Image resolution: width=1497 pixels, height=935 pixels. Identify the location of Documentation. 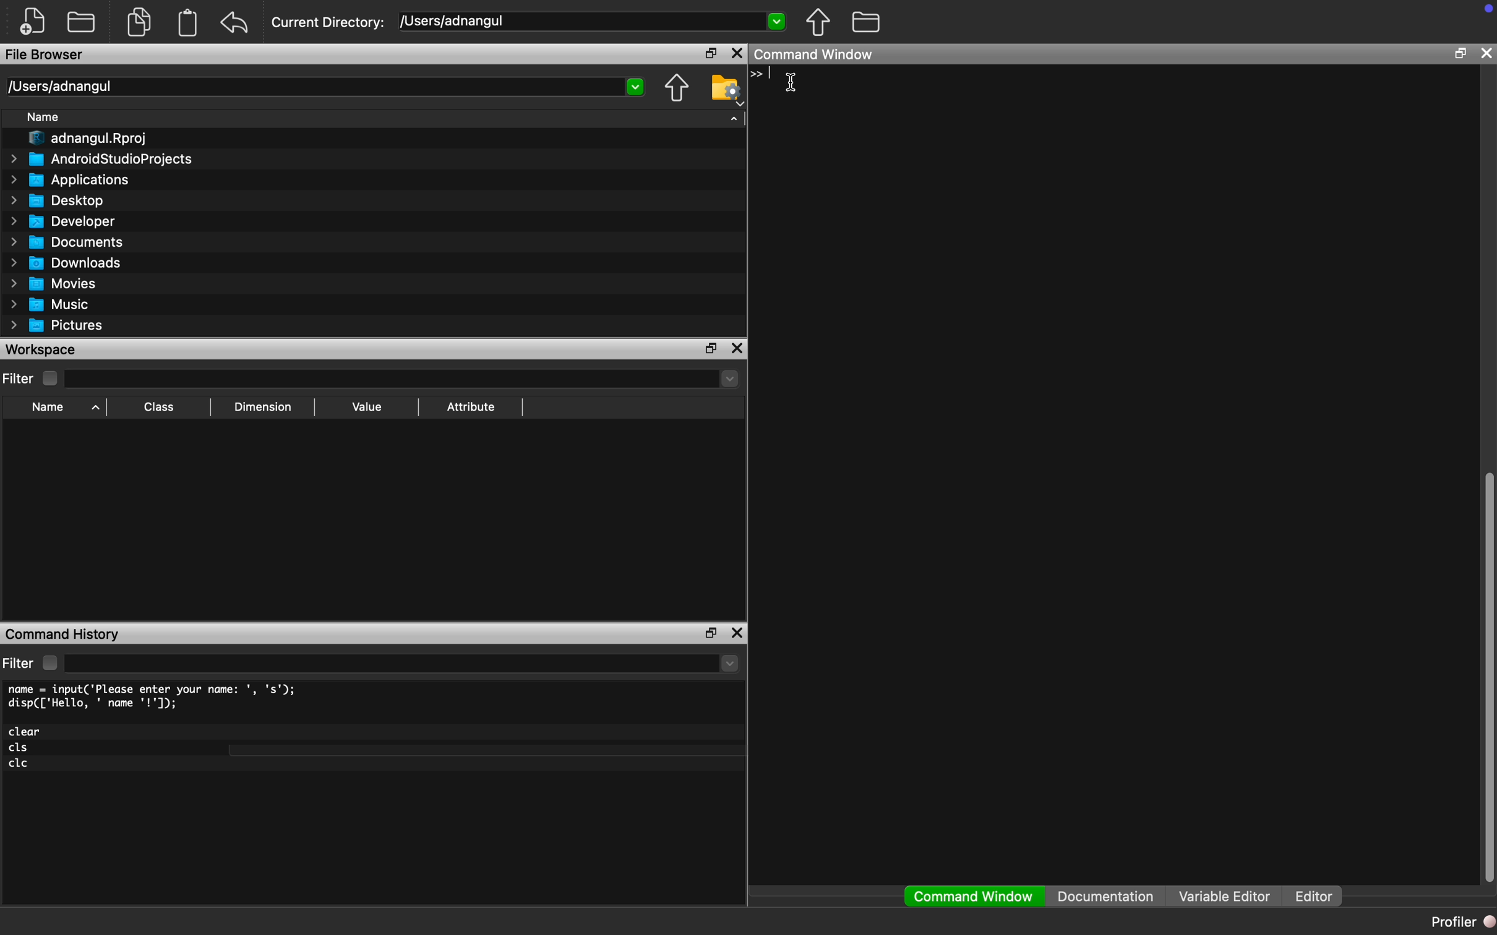
(1105, 896).